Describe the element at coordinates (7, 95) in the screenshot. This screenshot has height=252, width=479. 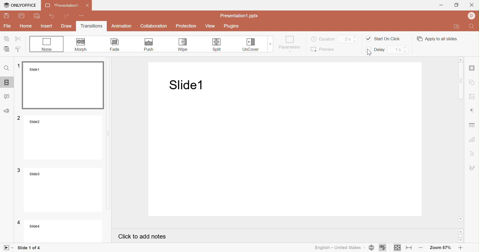
I see `Comments` at that location.